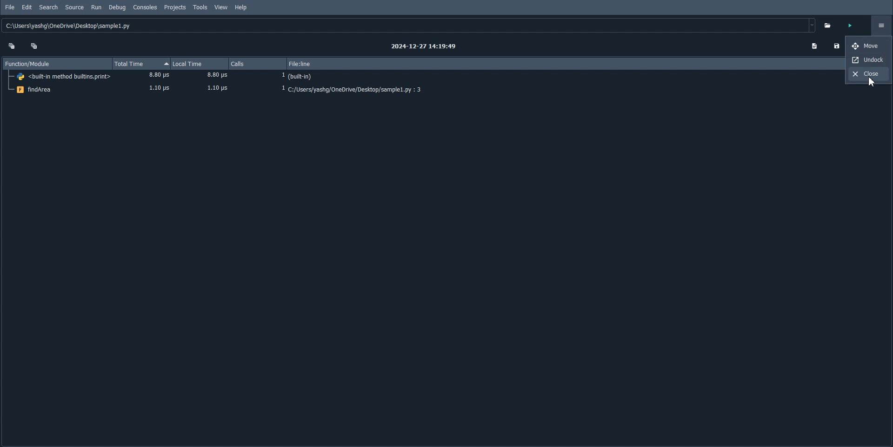  Describe the element at coordinates (813, 46) in the screenshot. I see `Show programs output` at that location.